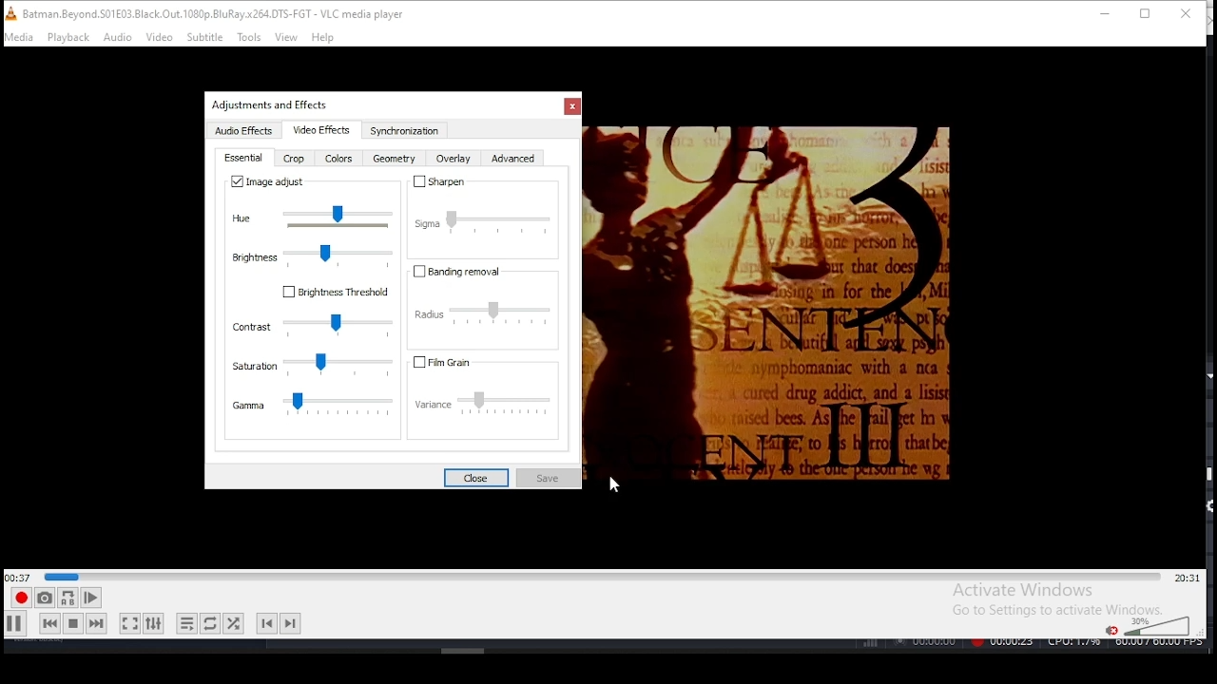  What do you see at coordinates (314, 407) in the screenshot?
I see `gamma` at bounding box center [314, 407].